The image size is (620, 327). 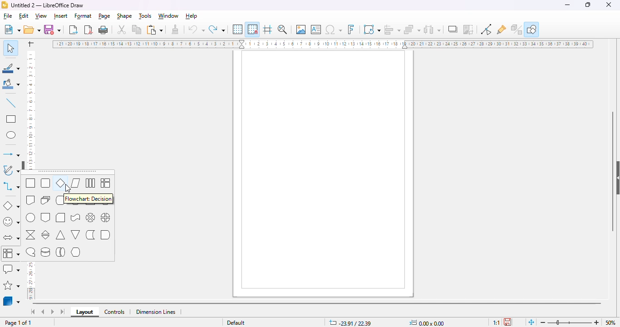 What do you see at coordinates (567, 5) in the screenshot?
I see `minimize` at bounding box center [567, 5].